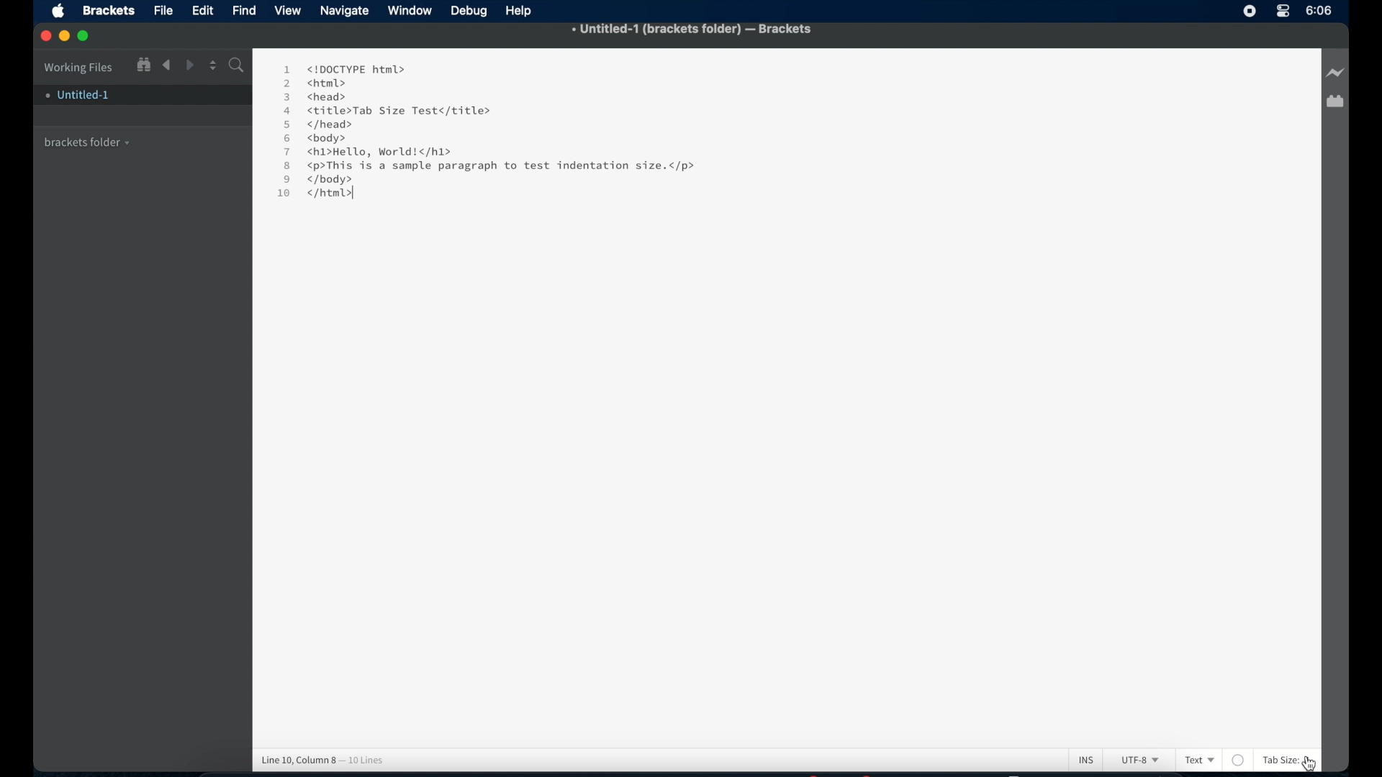 The width and height of the screenshot is (1382, 777). Describe the element at coordinates (290, 11) in the screenshot. I see `View` at that location.